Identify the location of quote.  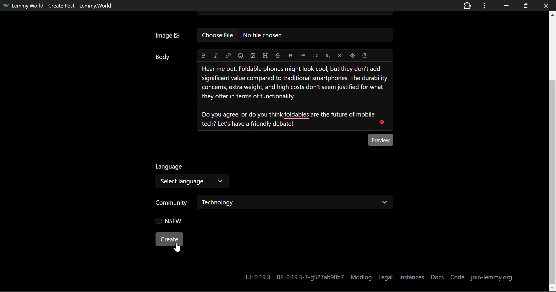
(290, 55).